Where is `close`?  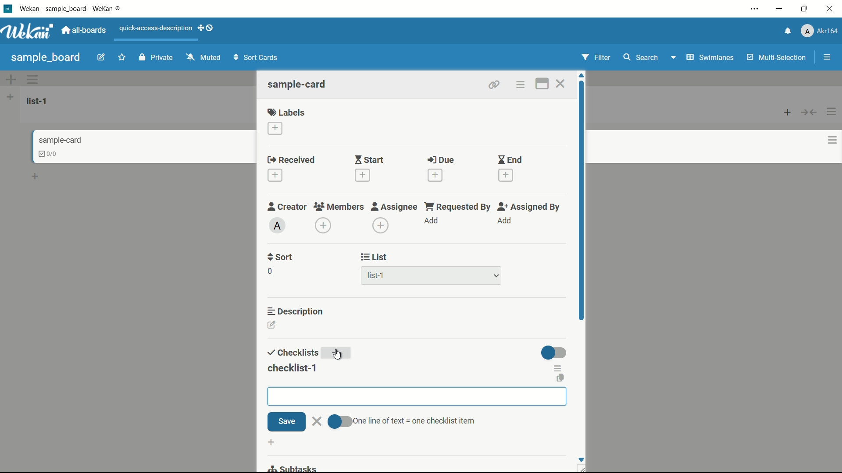 close is located at coordinates (317, 420).